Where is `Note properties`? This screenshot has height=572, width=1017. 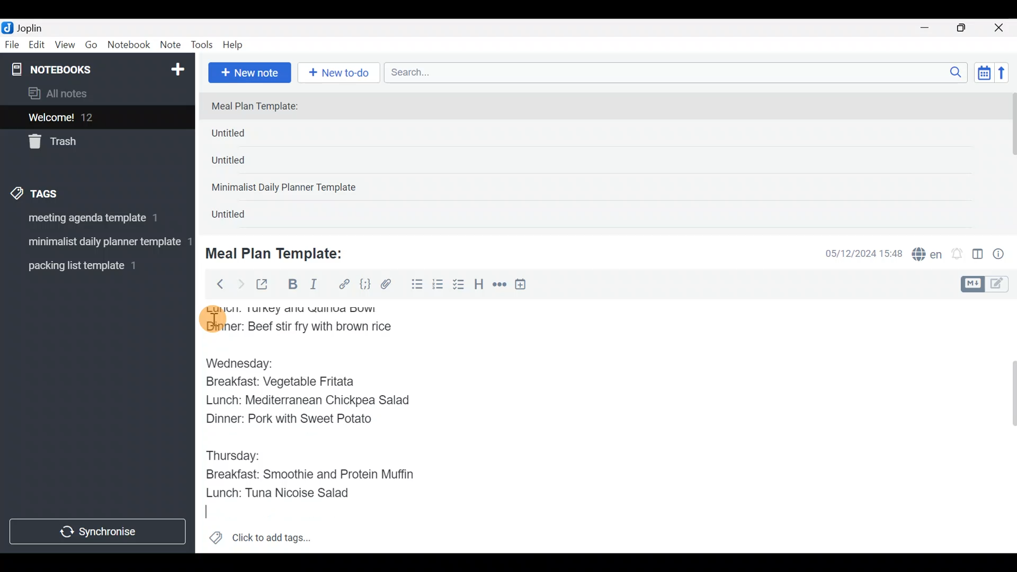 Note properties is located at coordinates (1003, 255).